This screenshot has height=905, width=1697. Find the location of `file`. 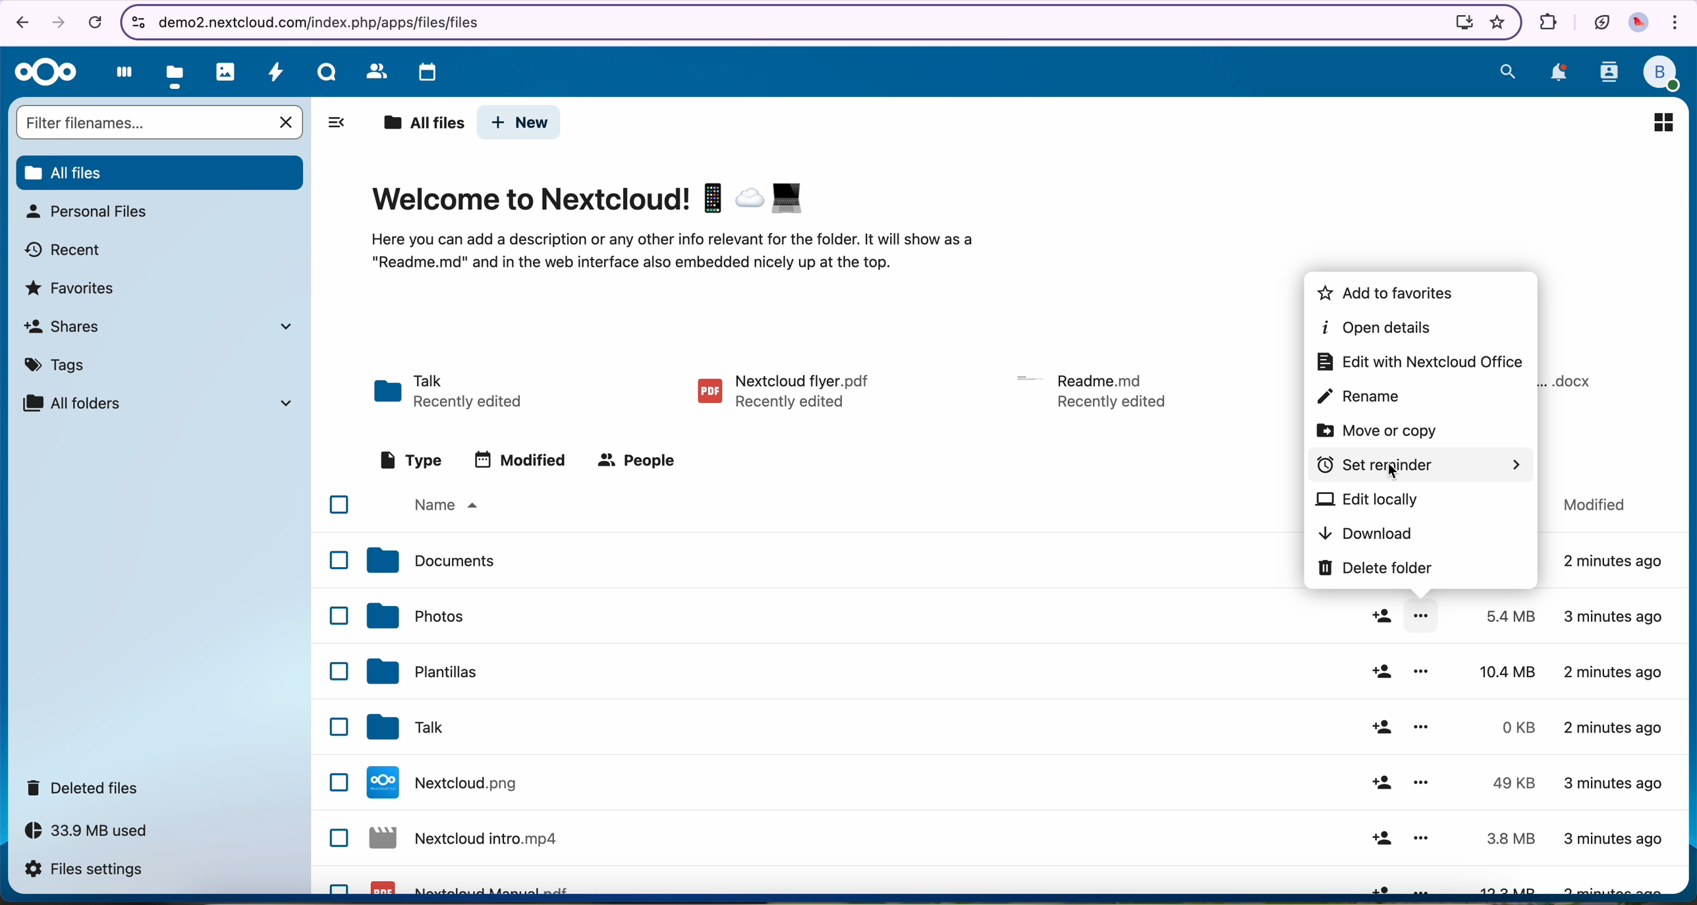

file is located at coordinates (1090, 388).